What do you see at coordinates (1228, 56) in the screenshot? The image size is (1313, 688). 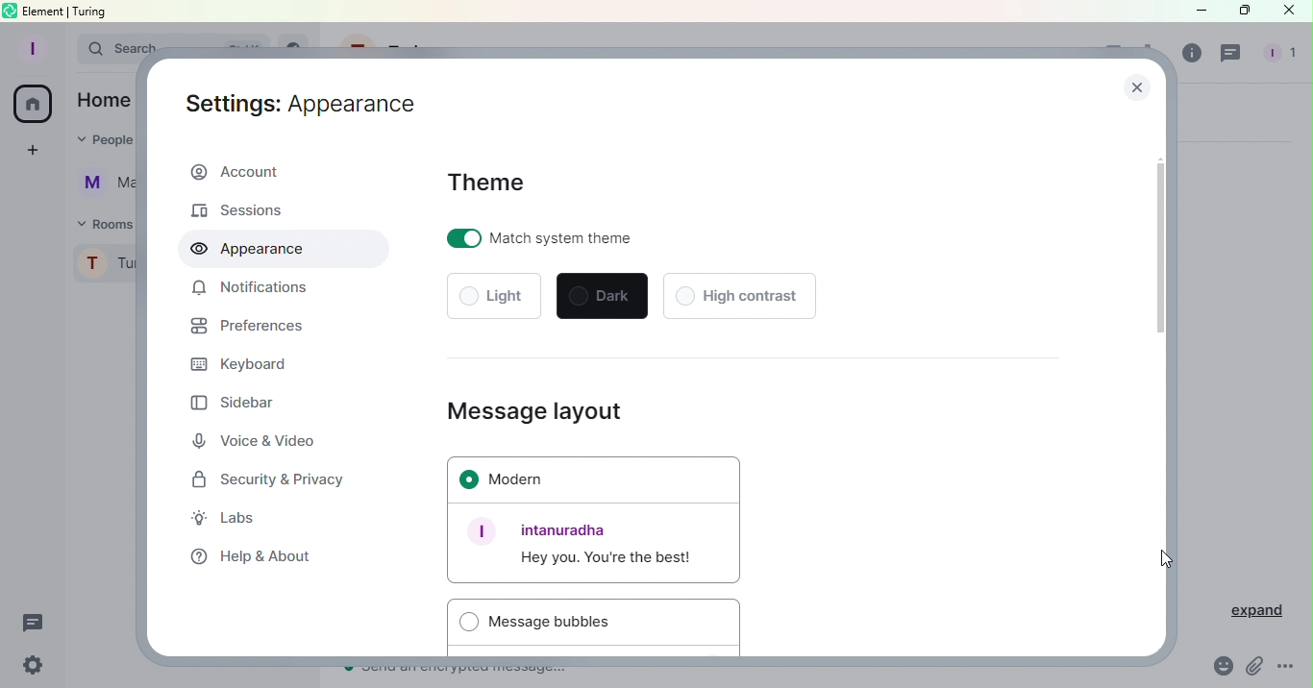 I see `Threads` at bounding box center [1228, 56].